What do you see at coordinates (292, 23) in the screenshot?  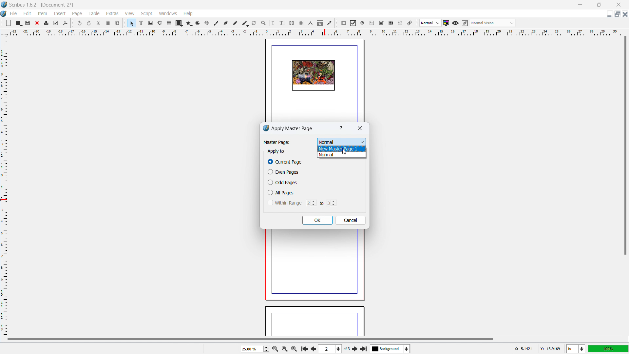 I see `link text frames` at bounding box center [292, 23].